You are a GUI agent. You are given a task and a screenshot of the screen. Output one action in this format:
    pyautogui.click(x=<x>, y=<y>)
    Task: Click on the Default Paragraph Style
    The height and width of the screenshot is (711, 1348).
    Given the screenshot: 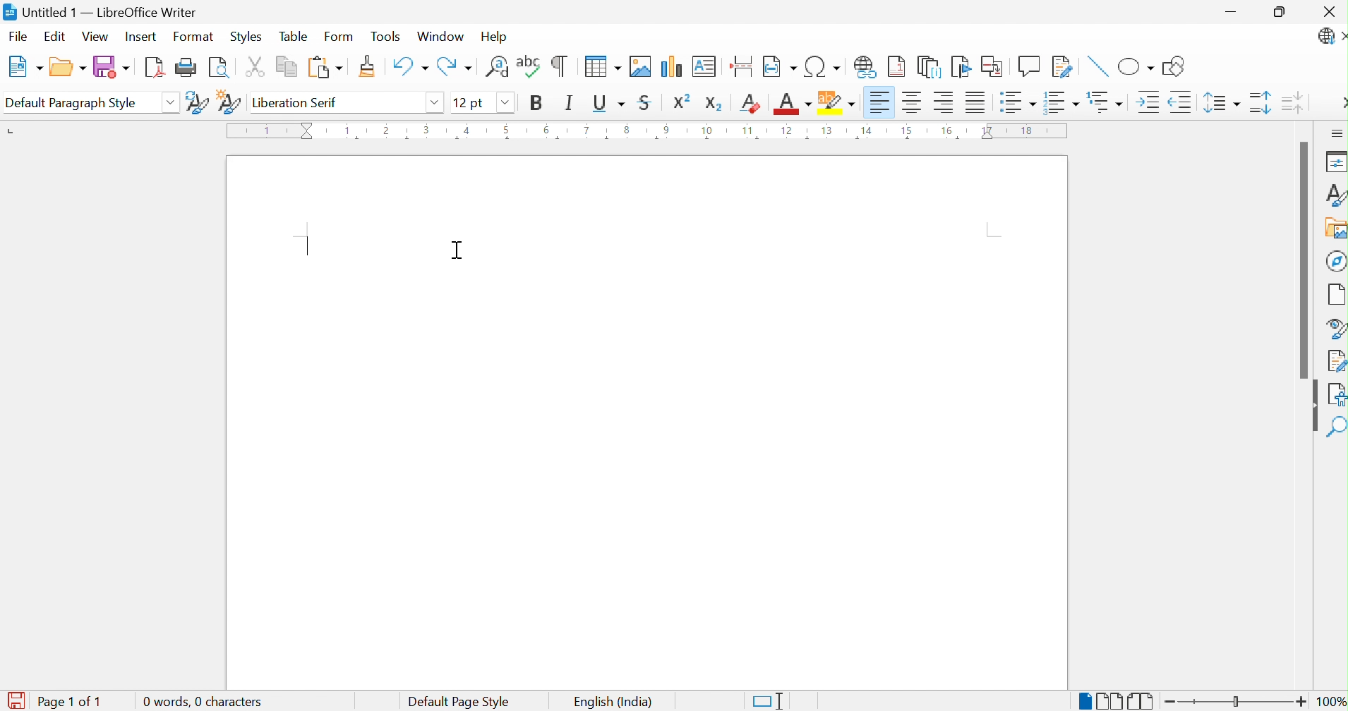 What is the action you would take?
    pyautogui.click(x=71, y=102)
    